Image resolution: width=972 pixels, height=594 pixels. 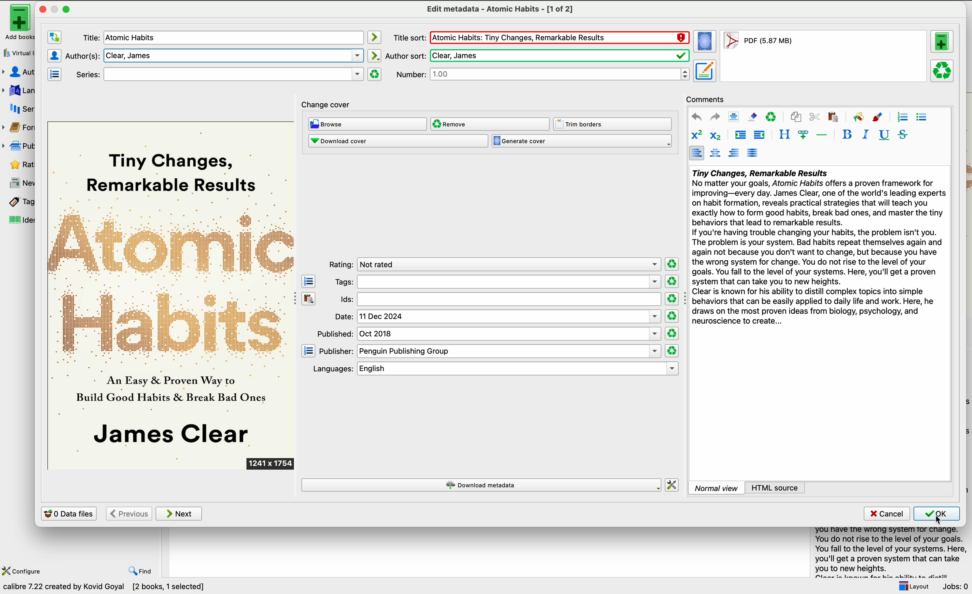 What do you see at coordinates (69, 513) in the screenshot?
I see `0 data files` at bounding box center [69, 513].